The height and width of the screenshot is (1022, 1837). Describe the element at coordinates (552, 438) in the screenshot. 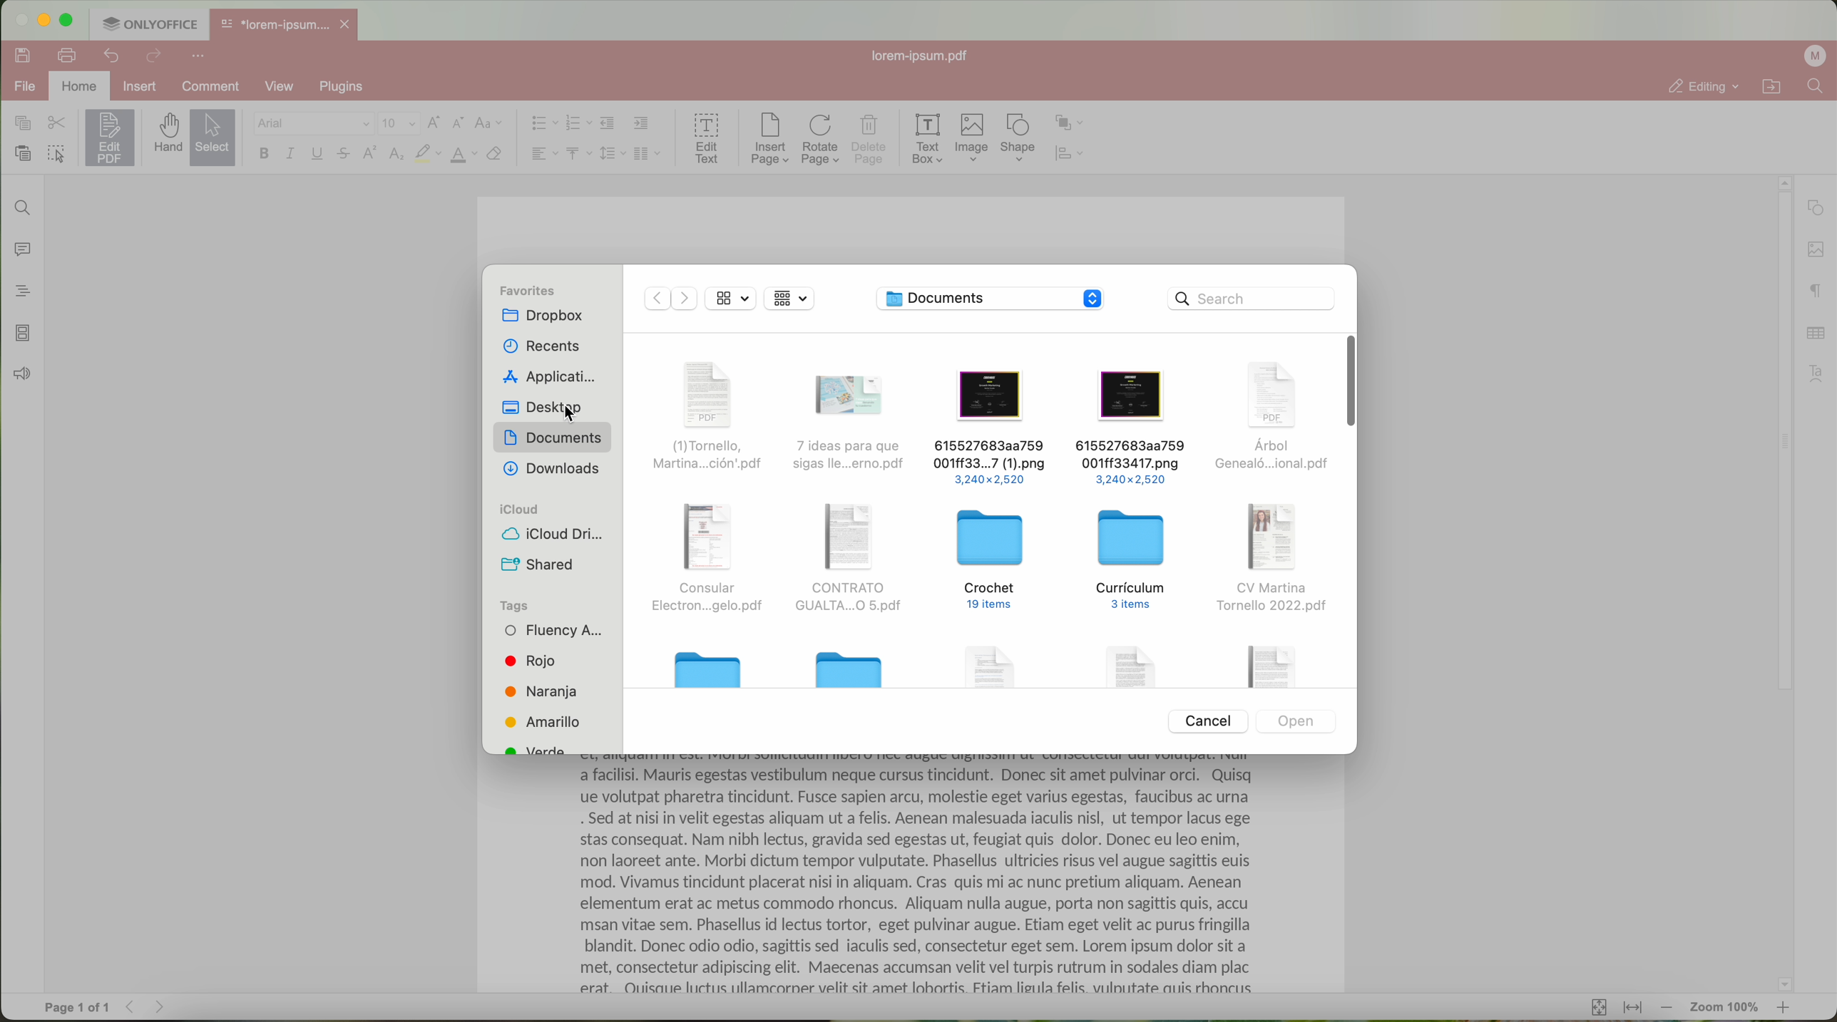

I see `documents` at that location.